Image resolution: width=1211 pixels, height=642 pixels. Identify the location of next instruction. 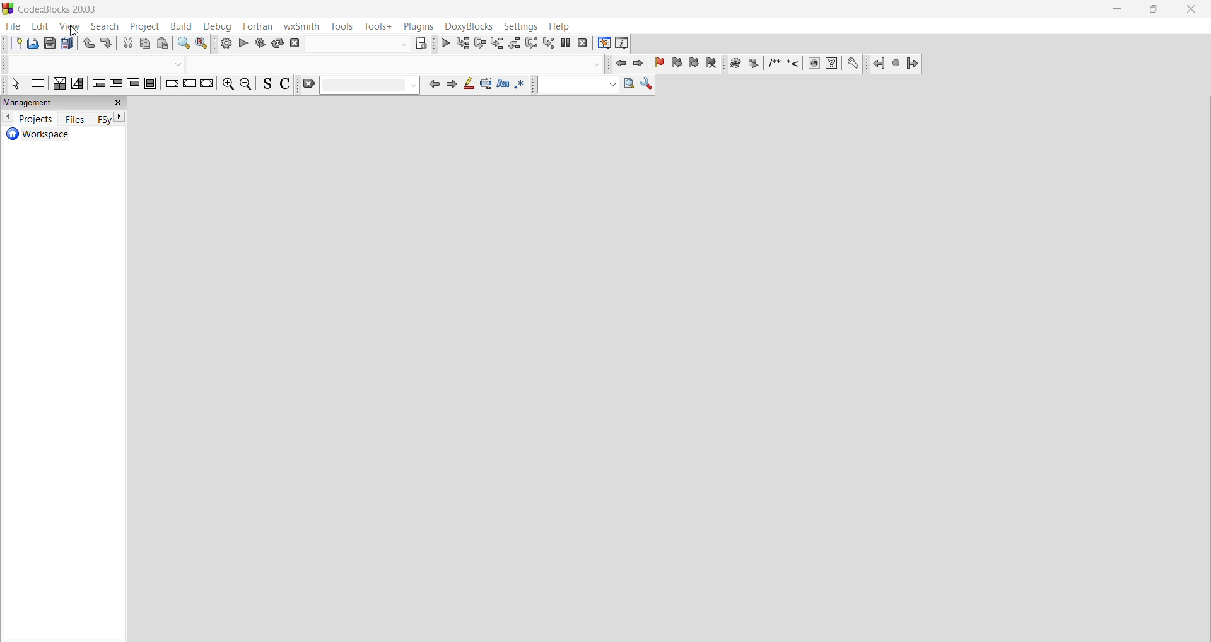
(532, 43).